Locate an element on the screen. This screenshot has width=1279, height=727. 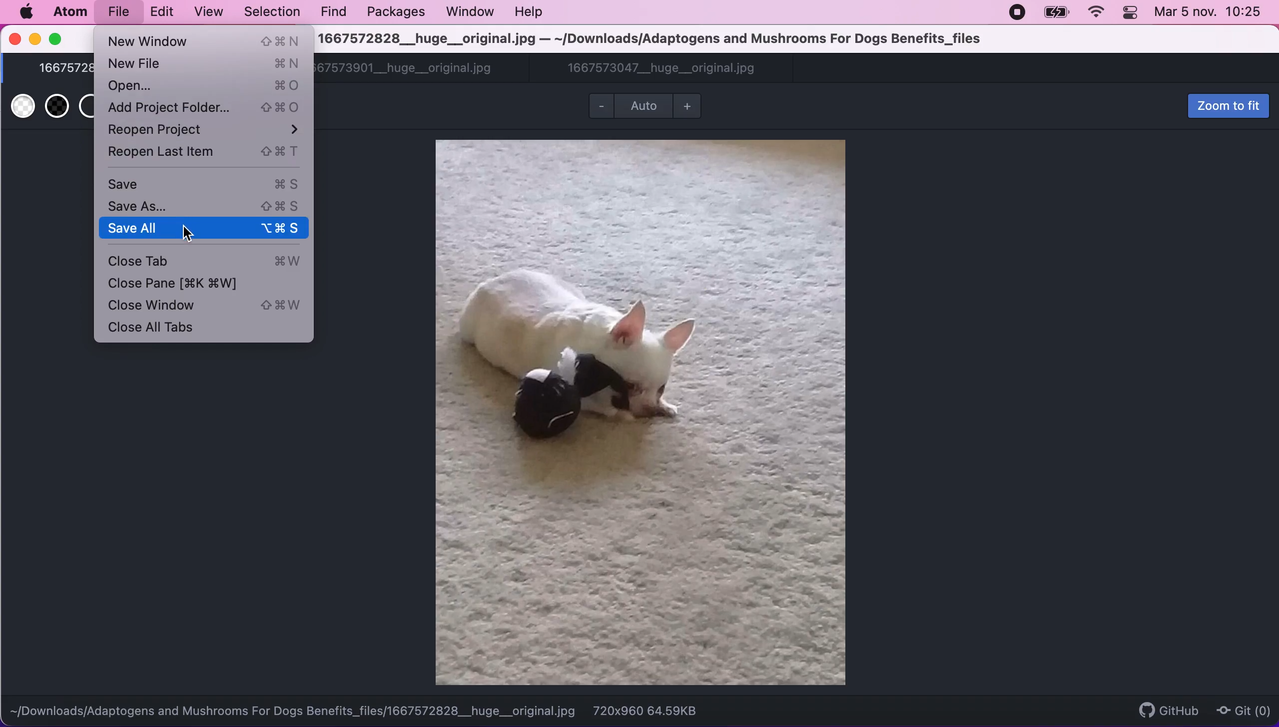
1667573901__huge__original.jpg is located at coordinates (416, 69).